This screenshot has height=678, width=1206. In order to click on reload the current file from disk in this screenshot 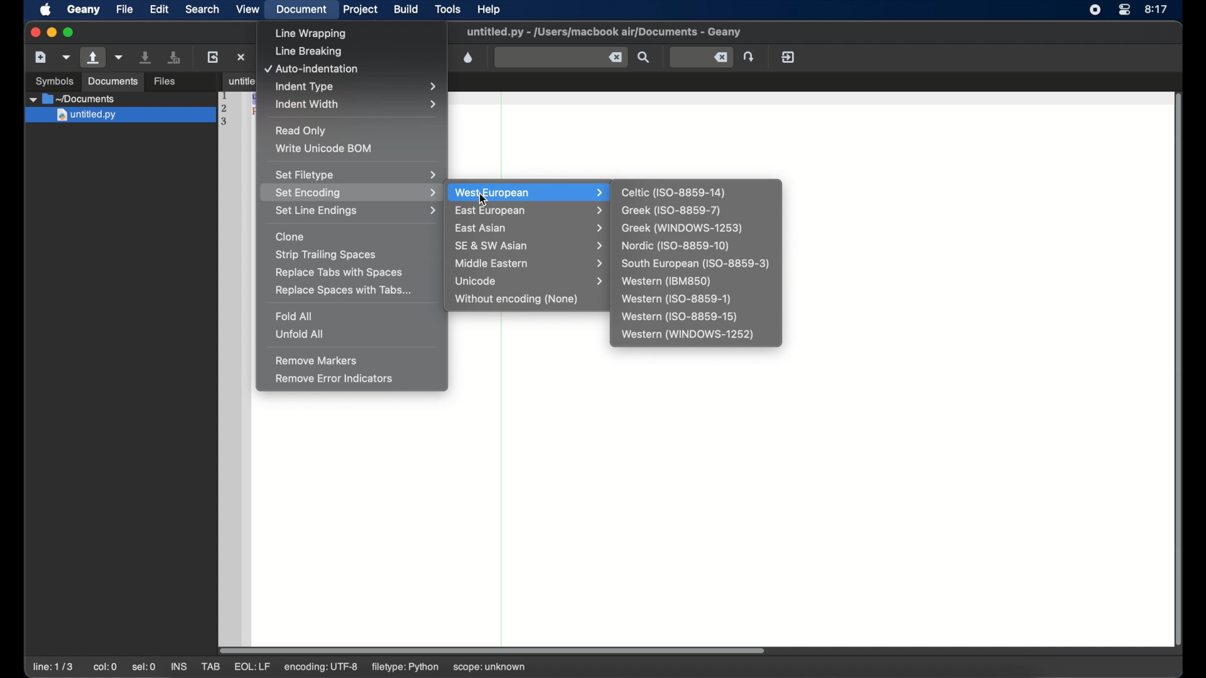, I will do `click(212, 56)`.